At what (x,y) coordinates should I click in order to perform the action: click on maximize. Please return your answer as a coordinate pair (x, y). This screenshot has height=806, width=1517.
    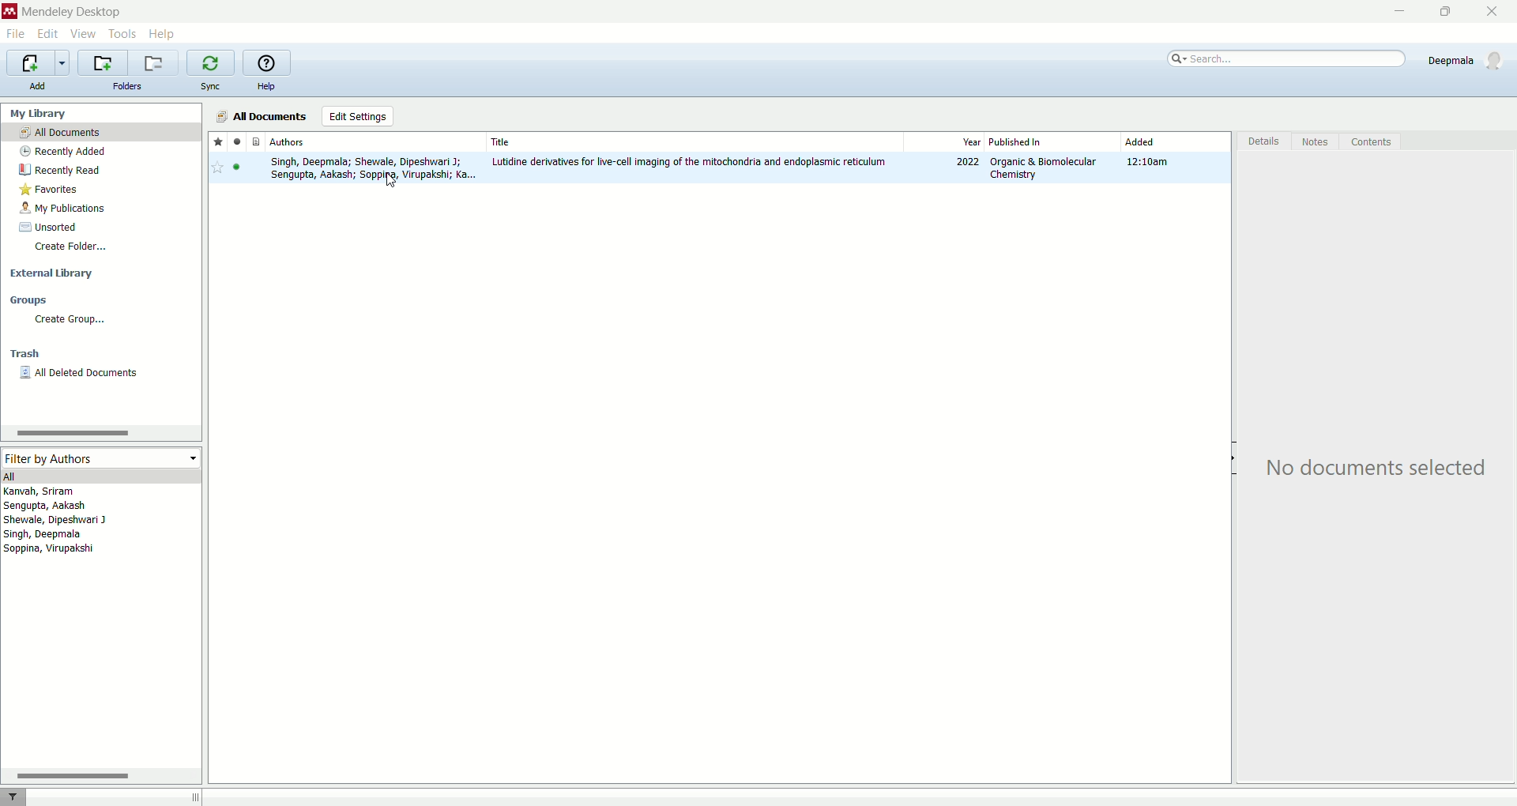
    Looking at the image, I should click on (1447, 10).